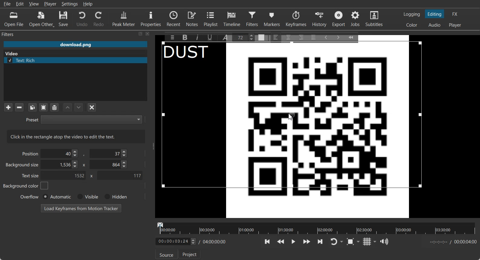 This screenshot has height=260, width=480. I want to click on Switching to the Audio layout, so click(435, 25).